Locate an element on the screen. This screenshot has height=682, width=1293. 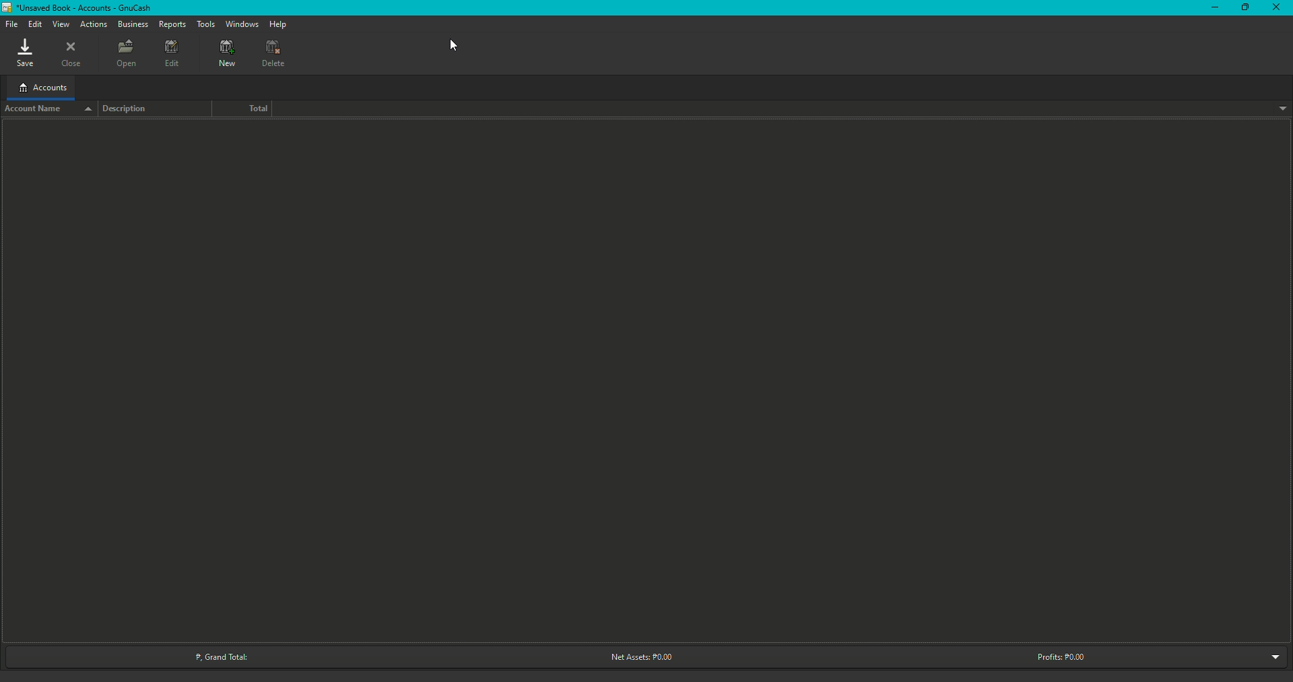
Close is located at coordinates (71, 54).